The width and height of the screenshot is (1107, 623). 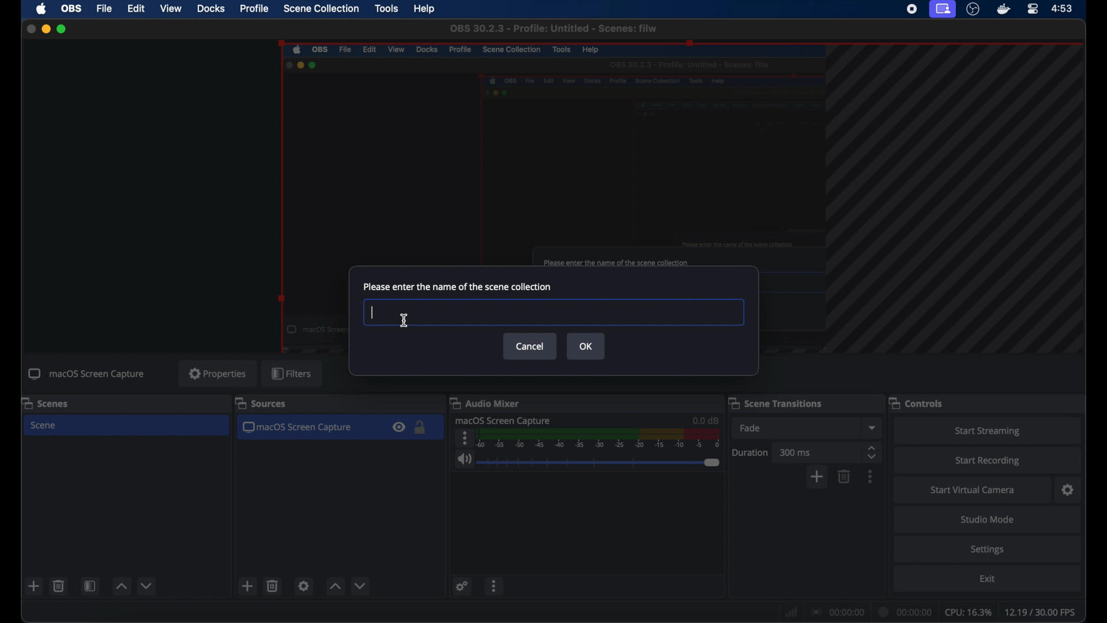 I want to click on volume , so click(x=463, y=460).